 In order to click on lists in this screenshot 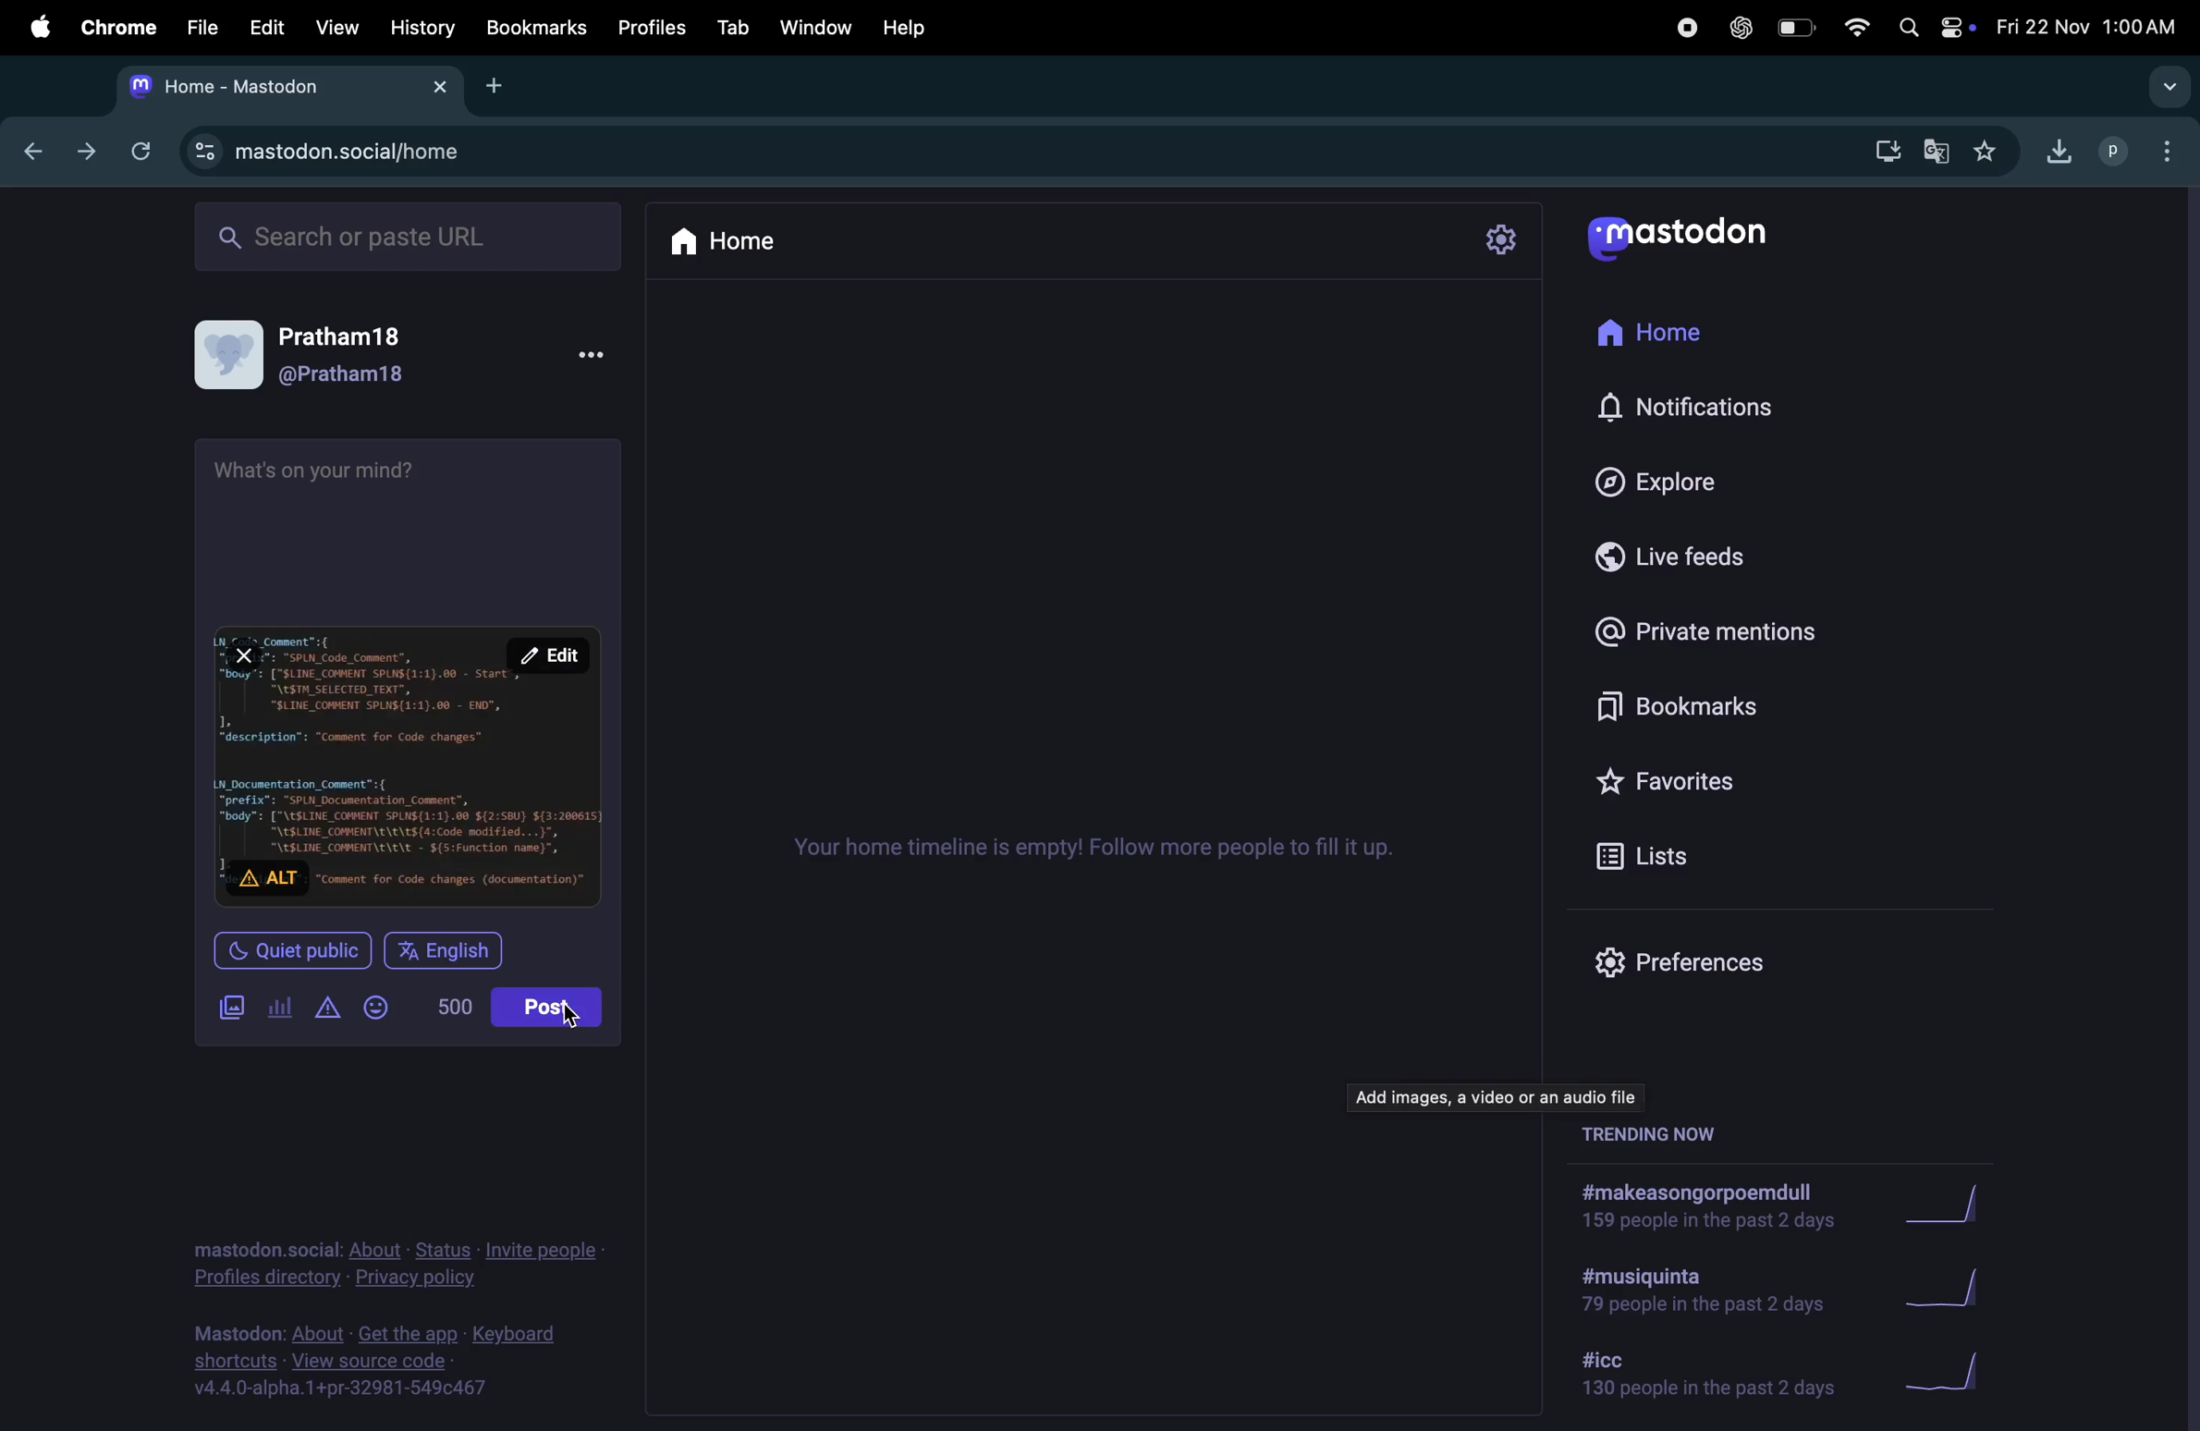, I will do `click(1734, 862)`.